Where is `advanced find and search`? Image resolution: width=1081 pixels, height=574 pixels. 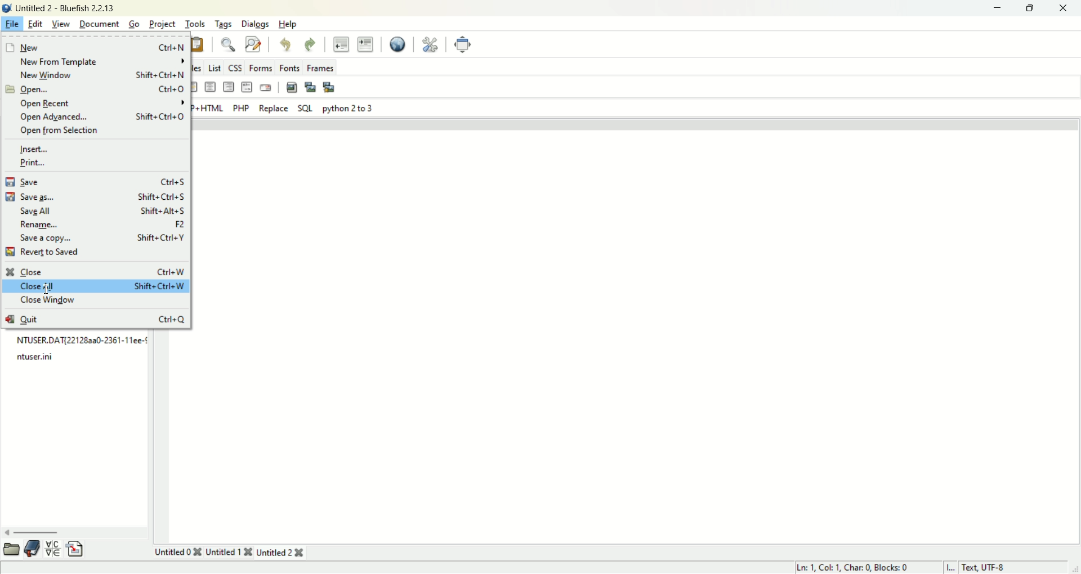
advanced find and search is located at coordinates (253, 43).